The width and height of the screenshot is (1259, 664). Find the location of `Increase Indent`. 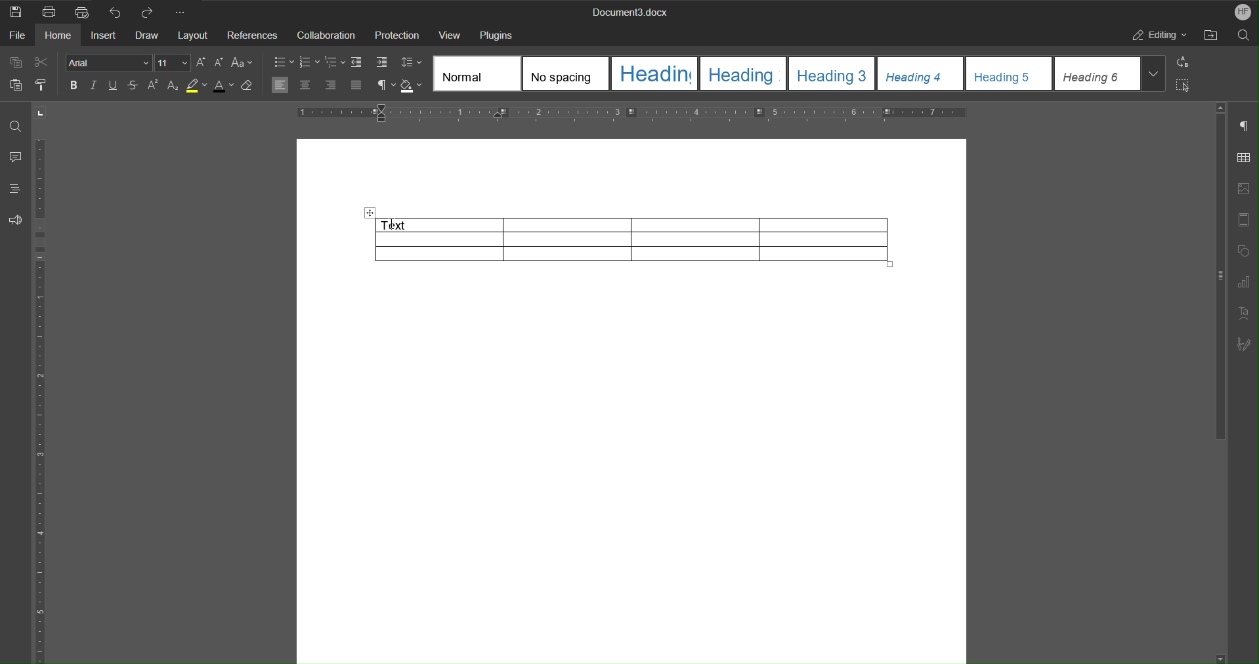

Increase Indent is located at coordinates (383, 63).